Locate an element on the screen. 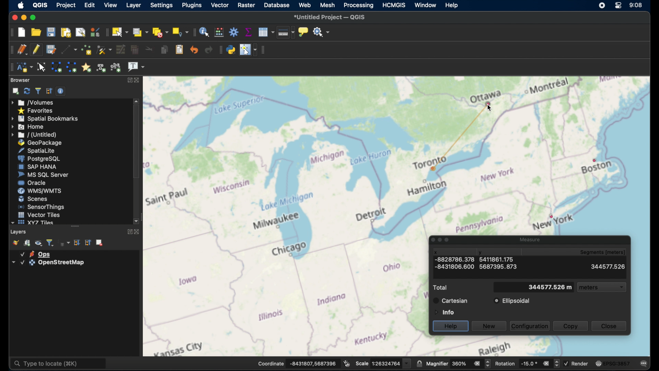  style manager is located at coordinates (95, 31).